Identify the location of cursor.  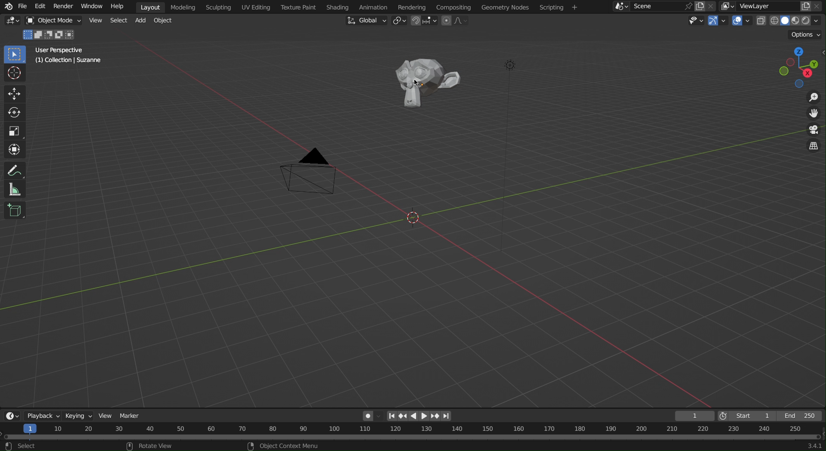
(417, 83).